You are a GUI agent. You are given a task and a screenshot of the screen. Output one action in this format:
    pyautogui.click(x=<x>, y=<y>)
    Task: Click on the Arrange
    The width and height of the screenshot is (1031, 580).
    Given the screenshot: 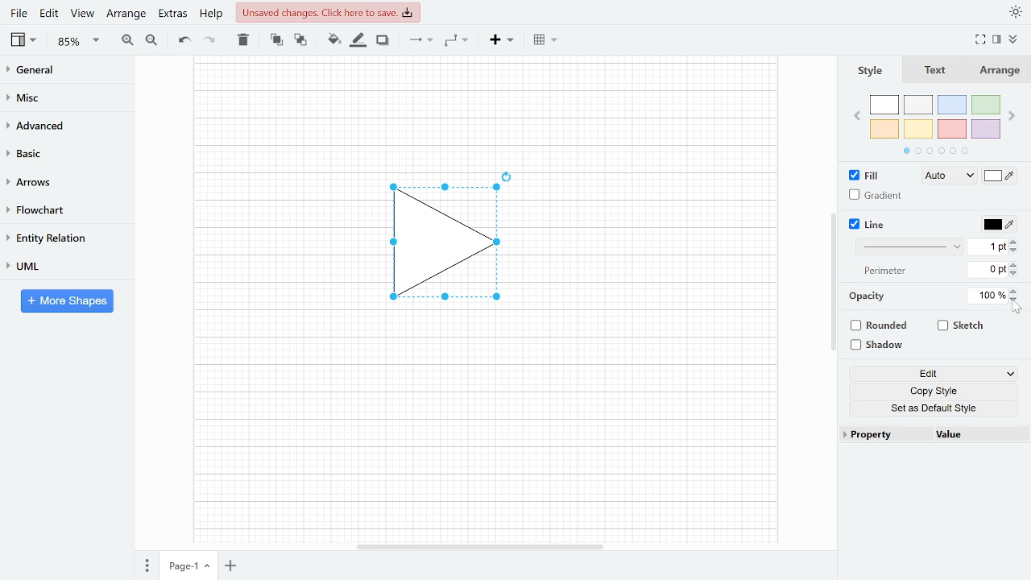 What is the action you would take?
    pyautogui.click(x=998, y=70)
    